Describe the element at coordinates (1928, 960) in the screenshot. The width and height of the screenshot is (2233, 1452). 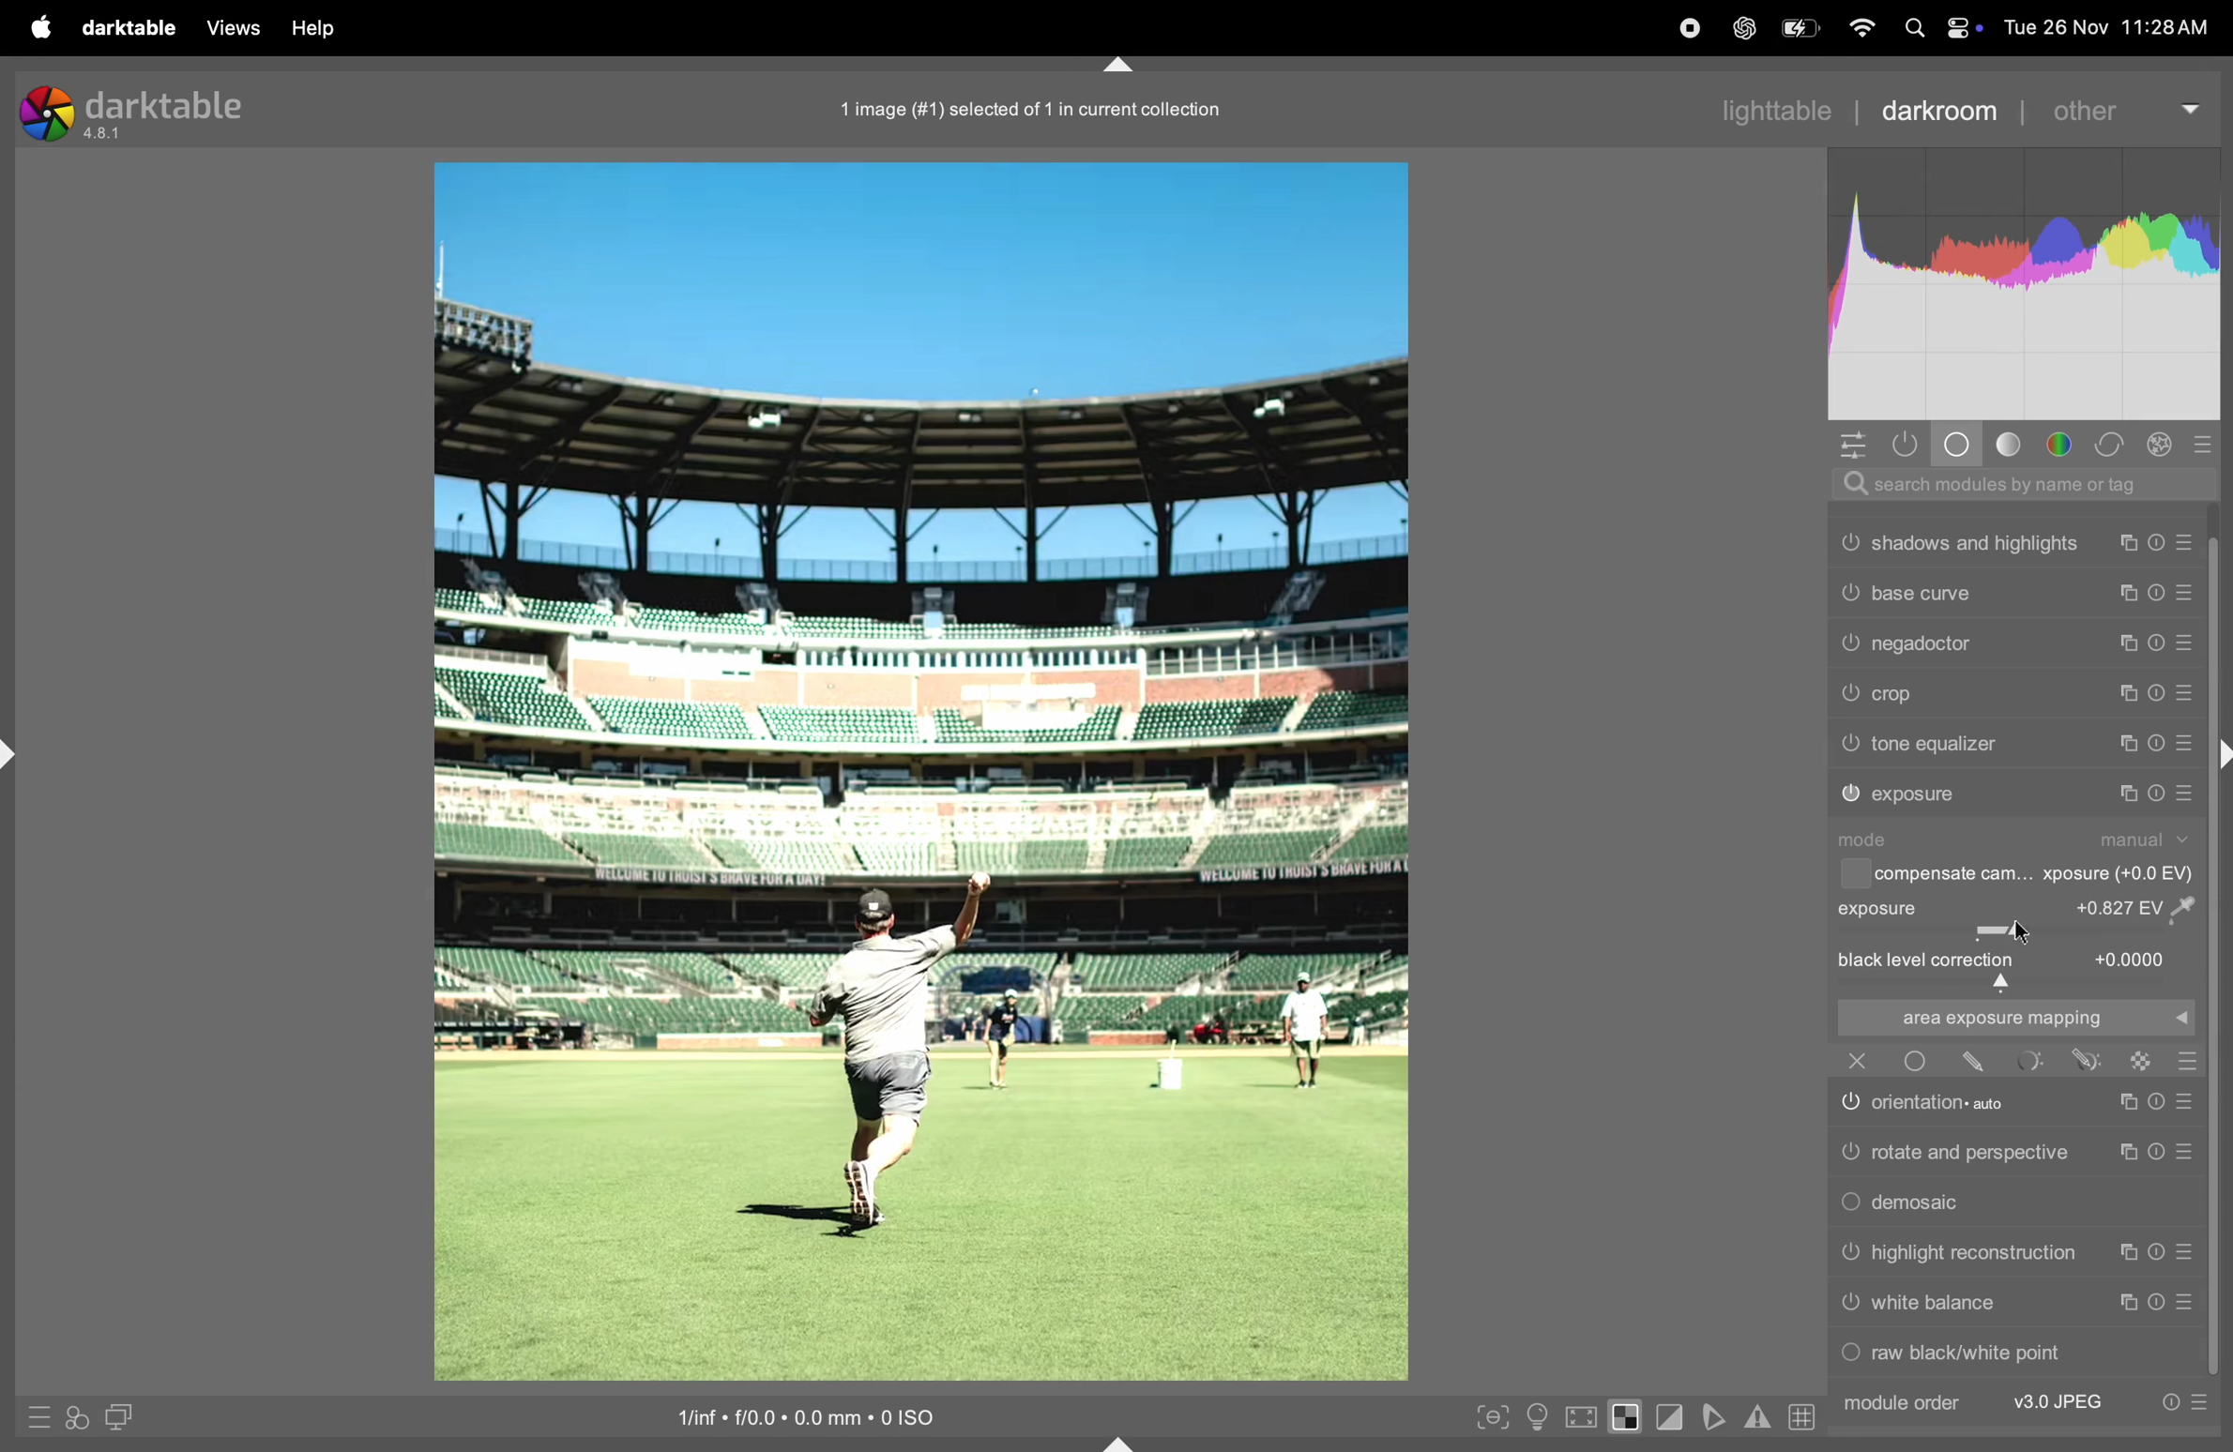
I see `black level correcion` at that location.